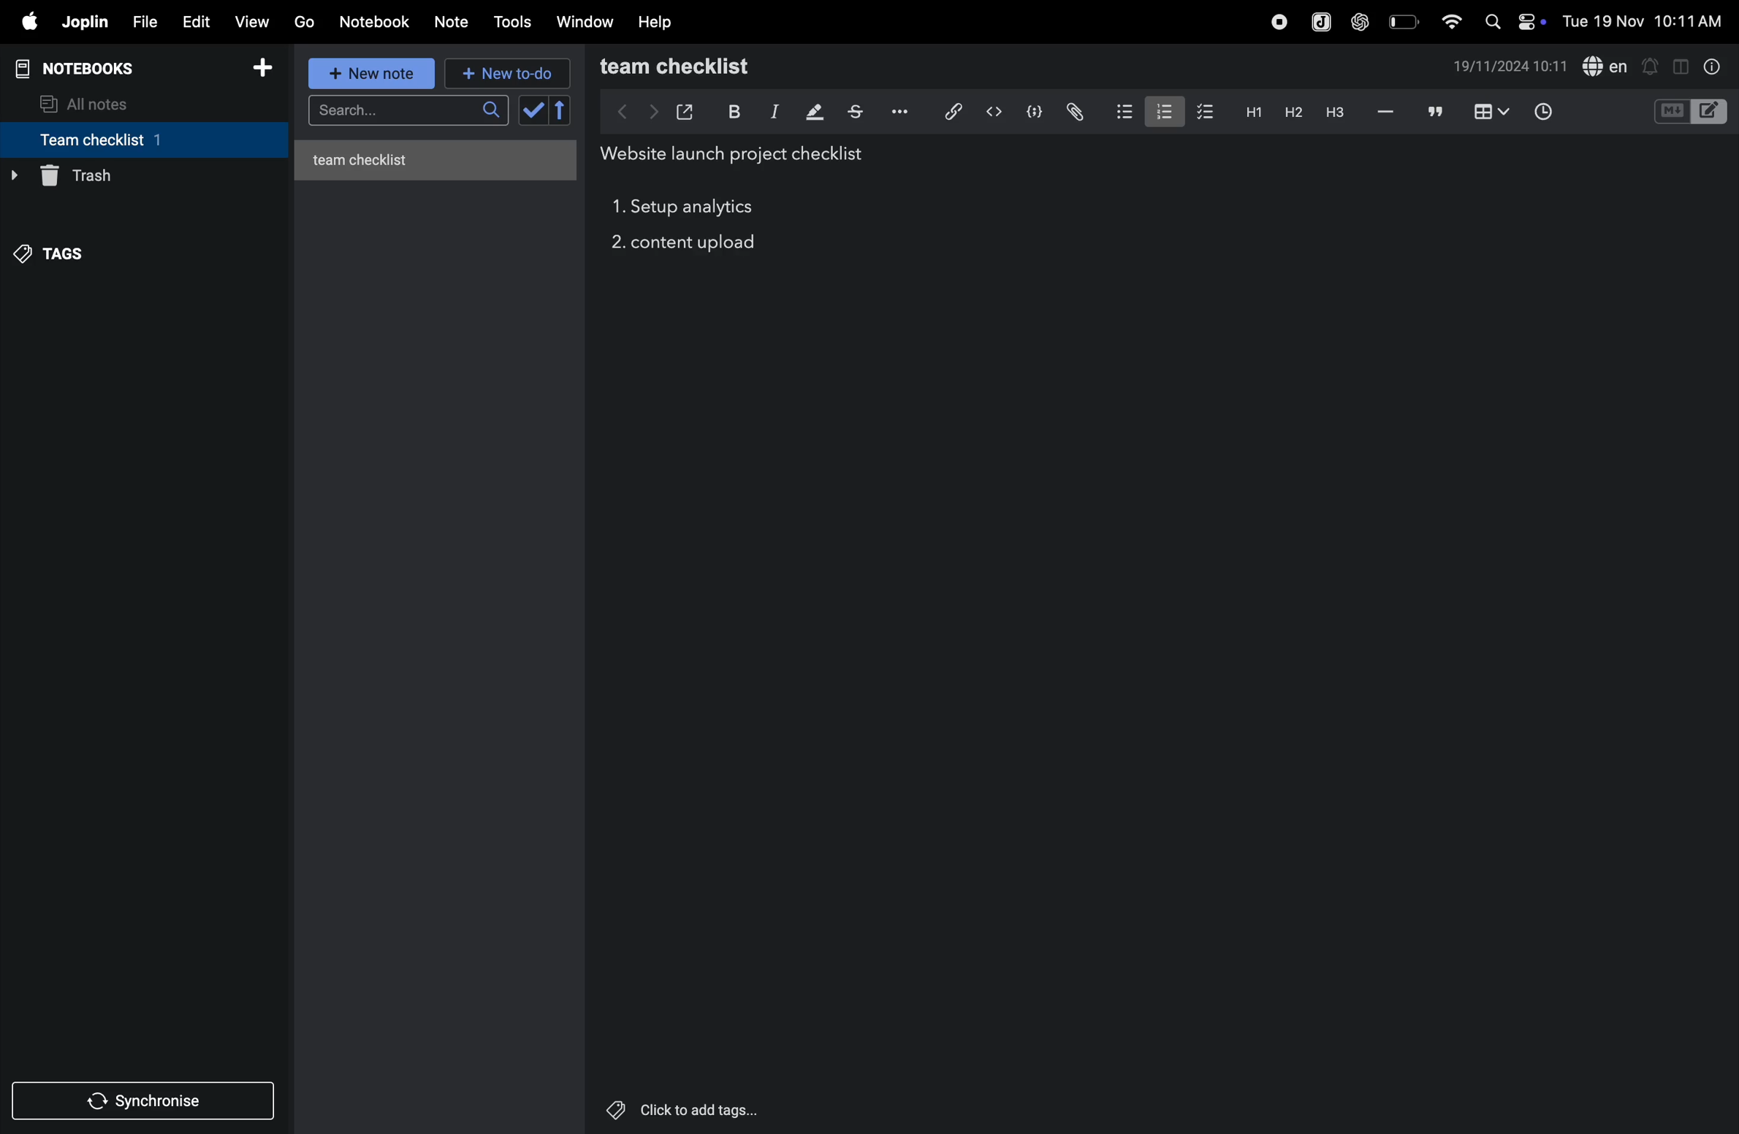  Describe the element at coordinates (1675, 66) in the screenshot. I see `toggle editor` at that location.